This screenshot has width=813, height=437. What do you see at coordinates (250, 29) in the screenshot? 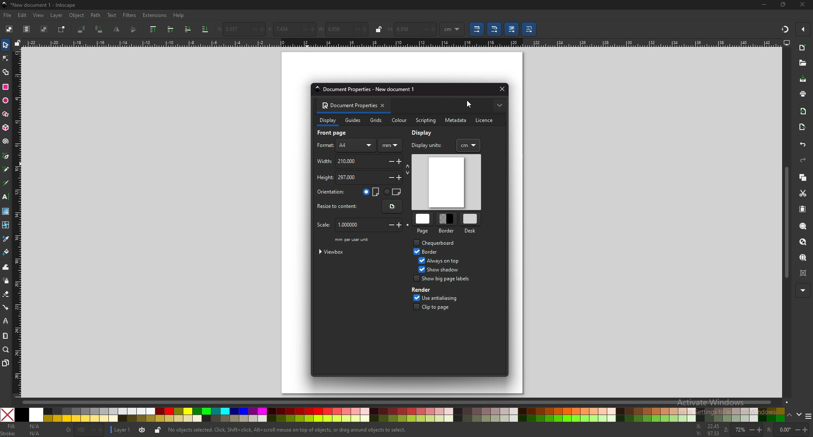
I see `-` at bounding box center [250, 29].